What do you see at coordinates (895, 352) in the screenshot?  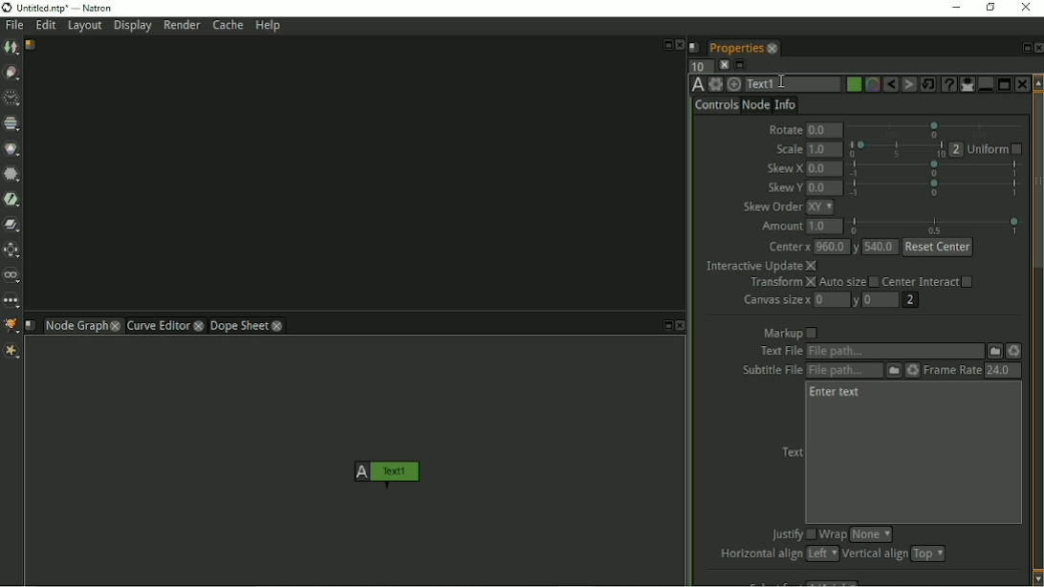 I see `file path` at bounding box center [895, 352].